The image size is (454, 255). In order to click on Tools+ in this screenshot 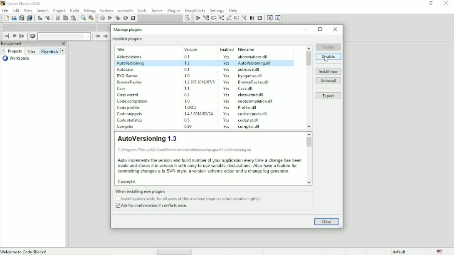, I will do `click(157, 10)`.